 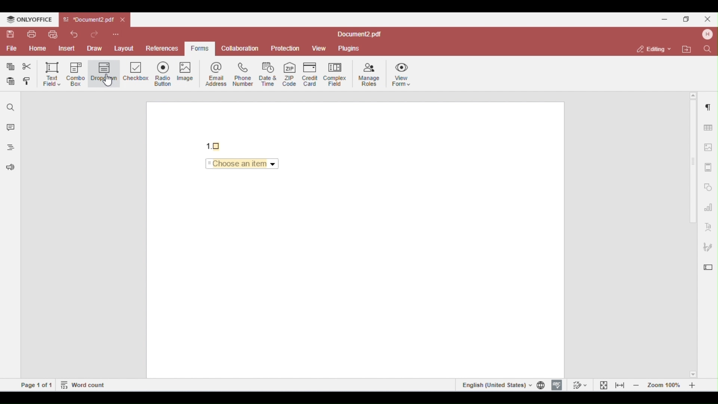 I want to click on phone number, so click(x=242, y=74).